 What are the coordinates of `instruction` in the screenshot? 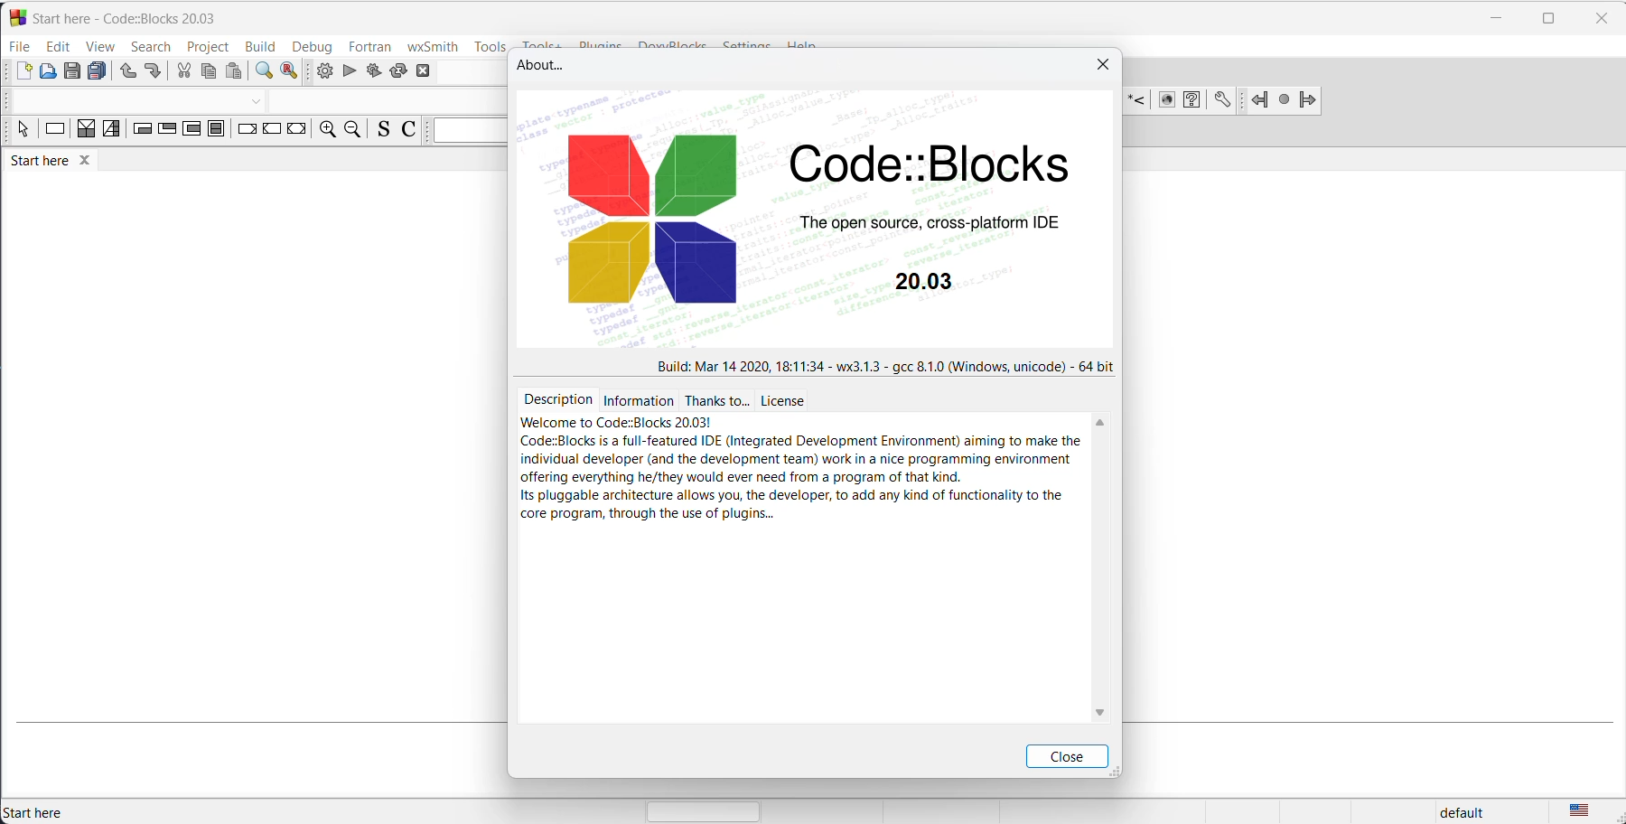 It's located at (51, 130).